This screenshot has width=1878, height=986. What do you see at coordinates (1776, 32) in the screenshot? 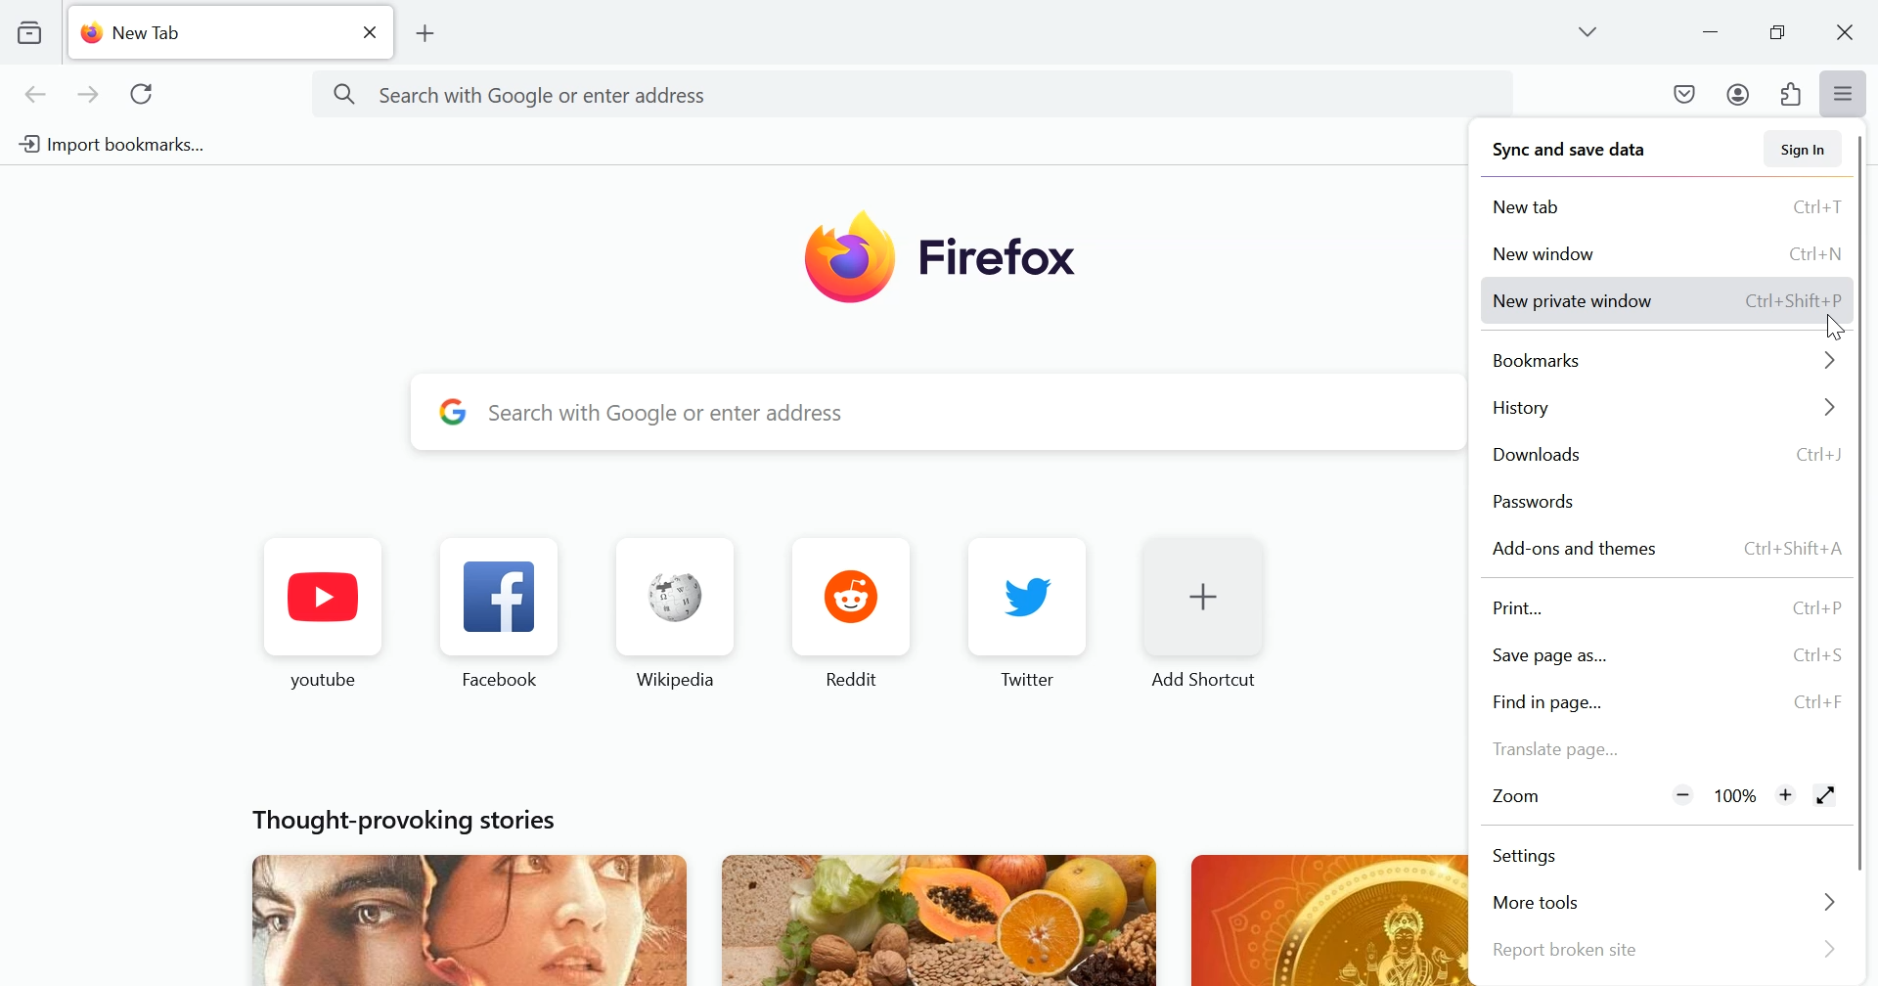
I see `Maximize` at bounding box center [1776, 32].